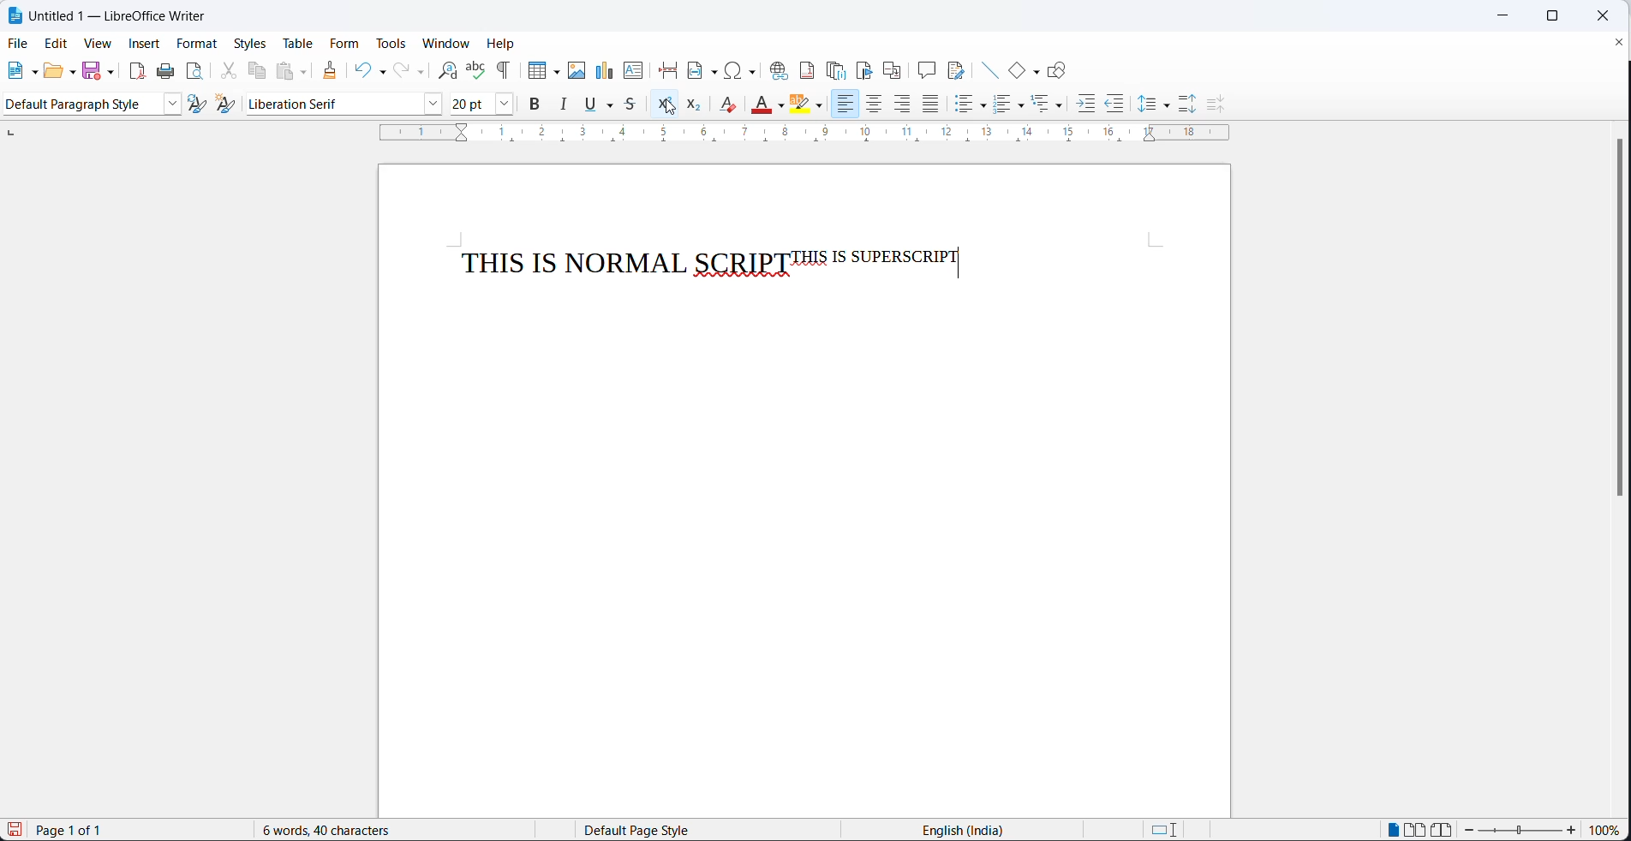 The width and height of the screenshot is (1631, 841). Describe the element at coordinates (623, 259) in the screenshot. I see `THIS IS NORMATI SCRIPT` at that location.